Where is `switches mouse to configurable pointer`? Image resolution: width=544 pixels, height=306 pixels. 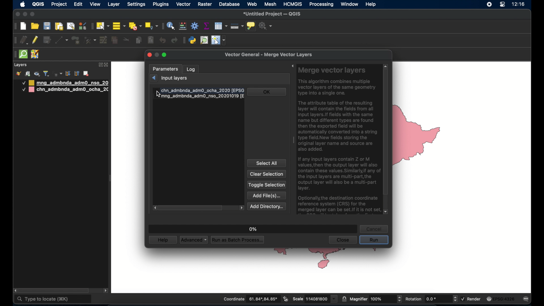 switches mouse to configurable pointer is located at coordinates (219, 40).